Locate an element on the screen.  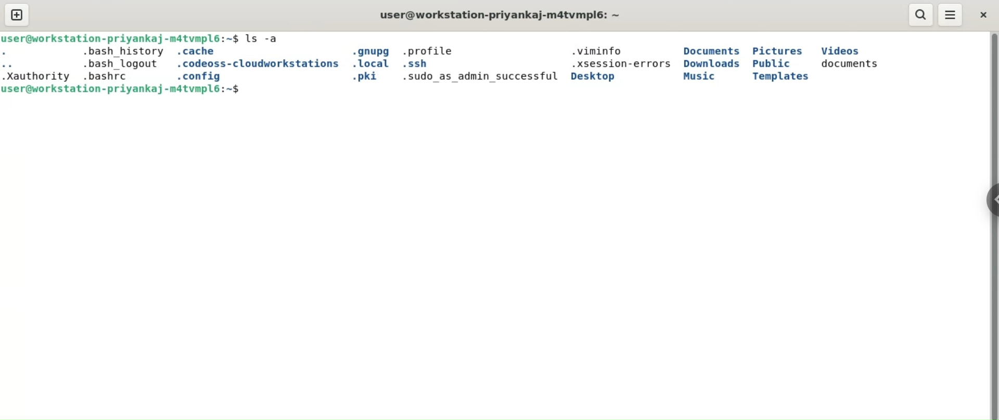
new tab is located at coordinates (17, 15).